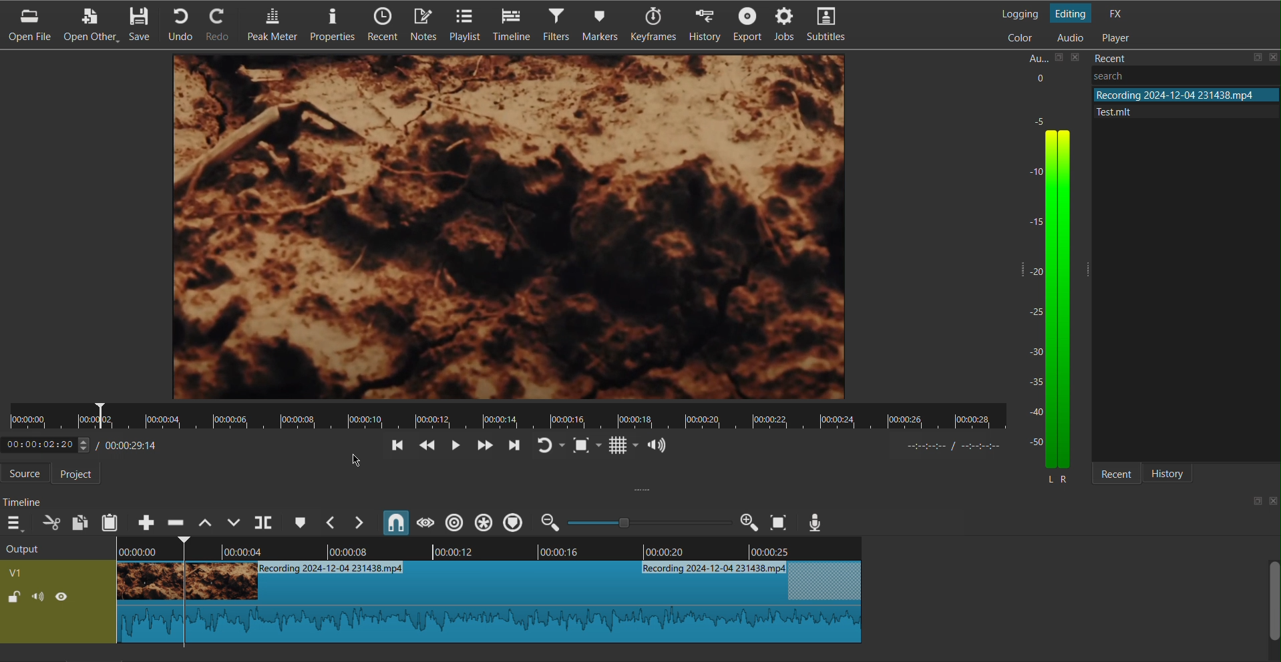 Image resolution: width=1281 pixels, height=662 pixels. I want to click on Ripple Markers, so click(513, 523).